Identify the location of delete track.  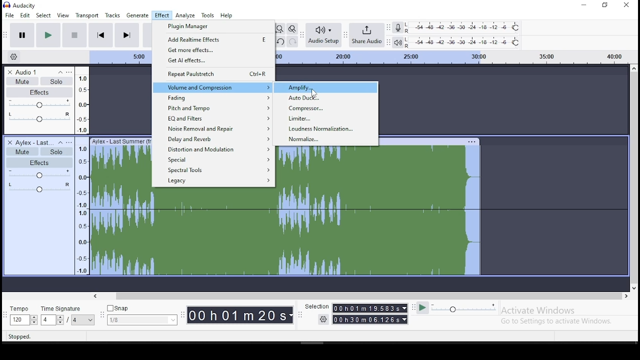
(10, 71).